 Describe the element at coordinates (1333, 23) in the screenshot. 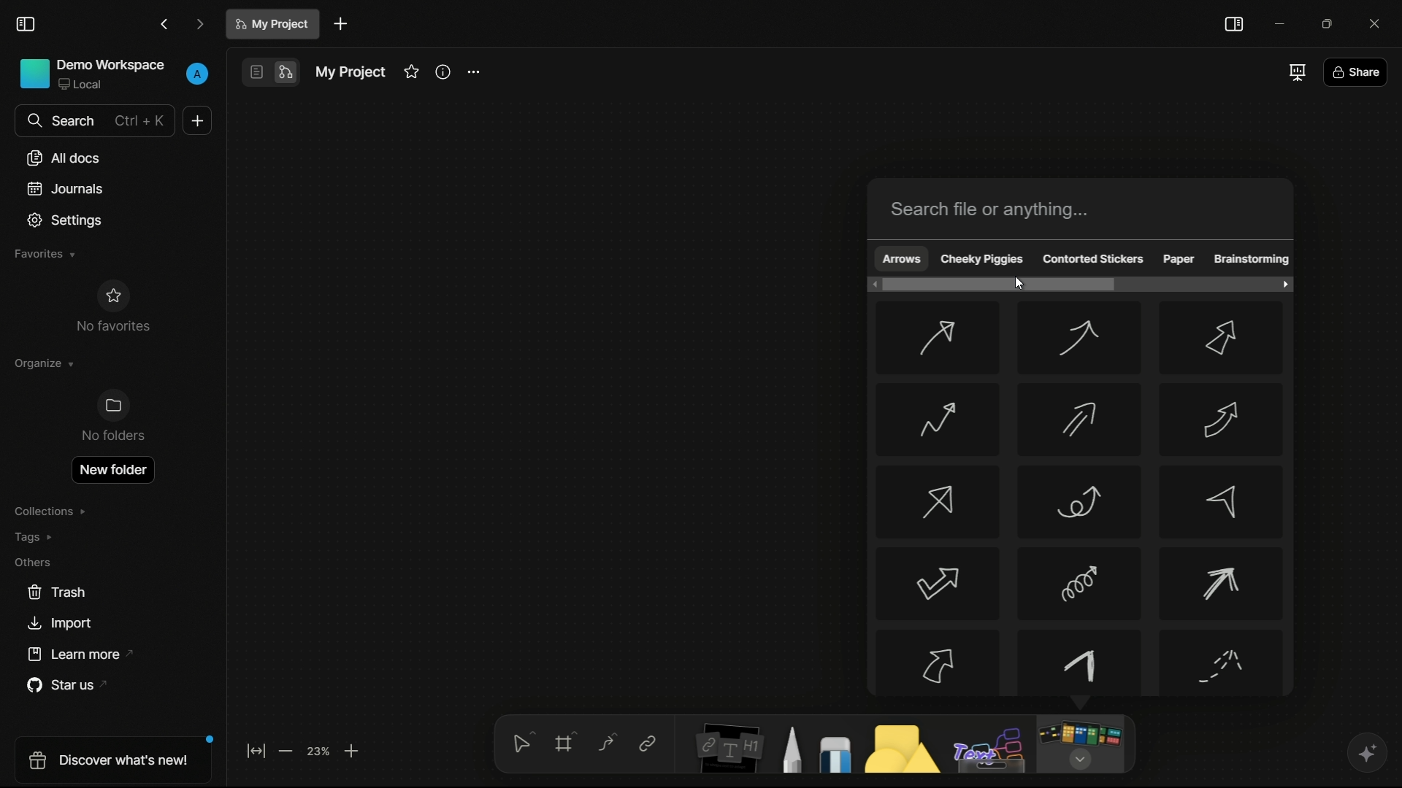

I see `maximize or restore` at that location.